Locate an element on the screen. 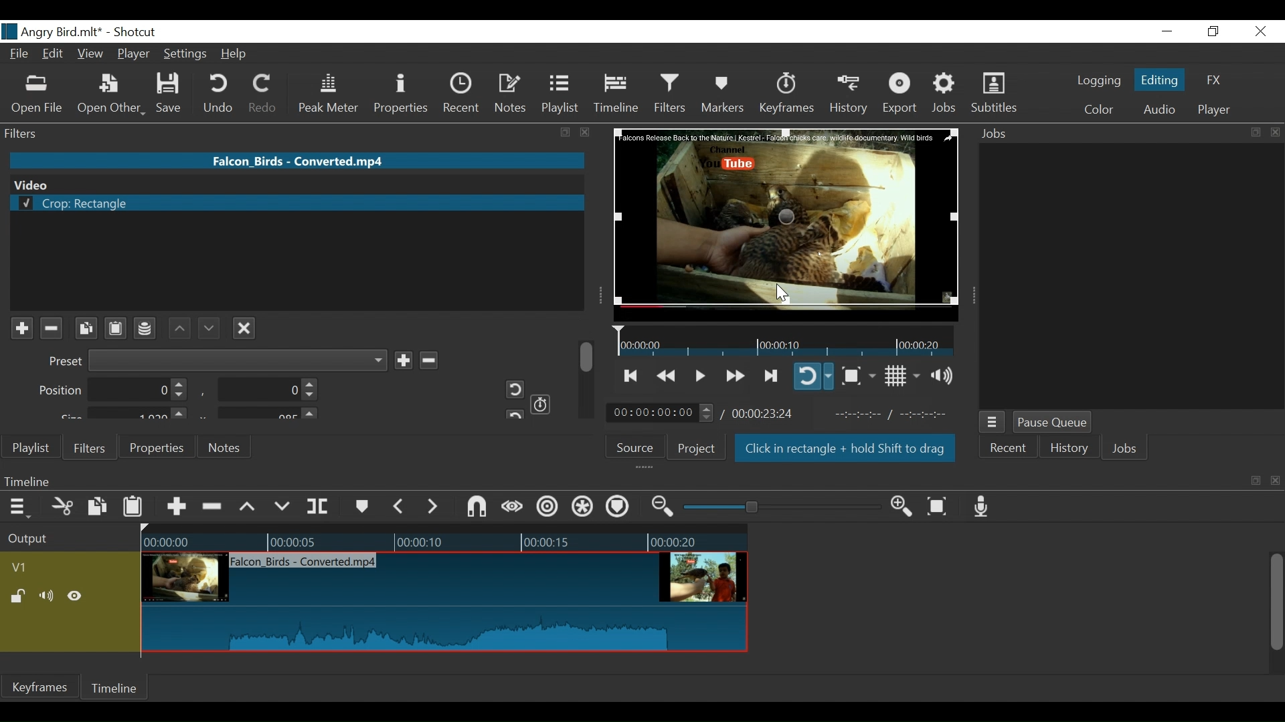 The height and width of the screenshot is (722, 1285). Previous marker is located at coordinates (399, 506).